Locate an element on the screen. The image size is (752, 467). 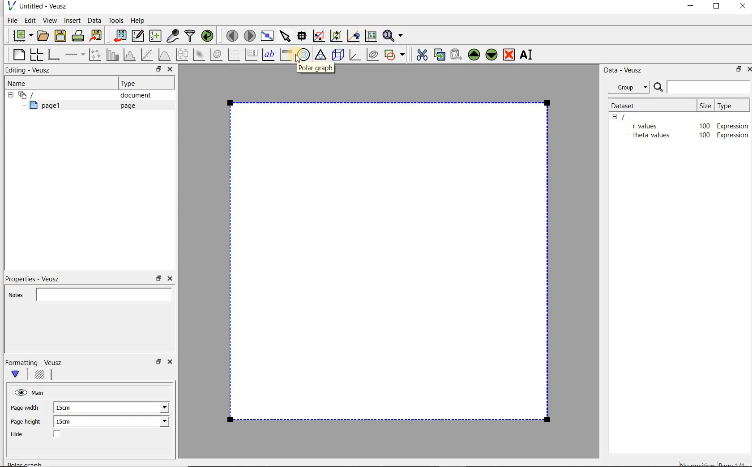
histogram of a dataset is located at coordinates (131, 55).